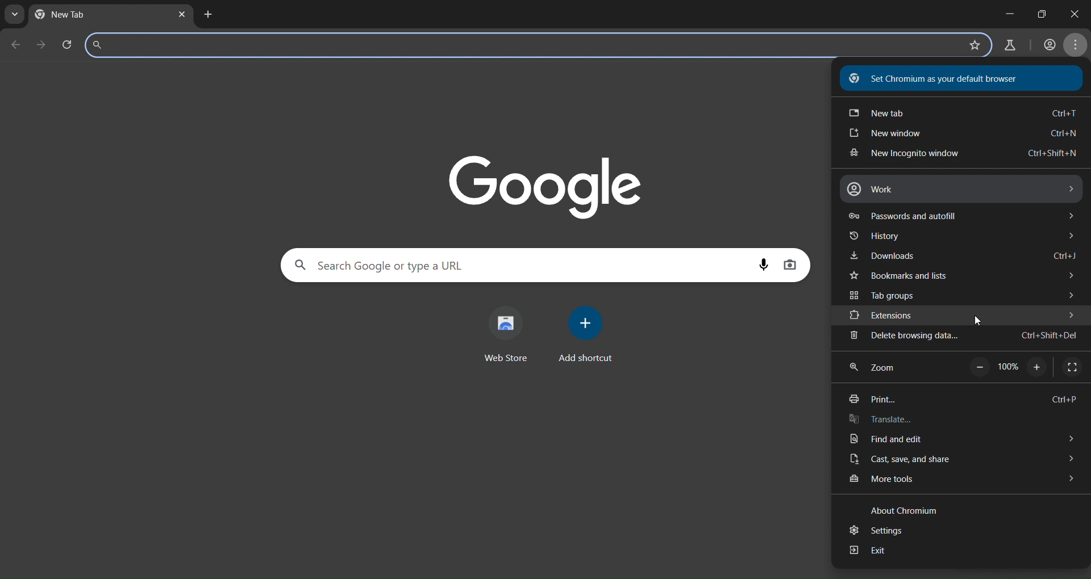  What do you see at coordinates (13, 13) in the screenshot?
I see `search tab` at bounding box center [13, 13].